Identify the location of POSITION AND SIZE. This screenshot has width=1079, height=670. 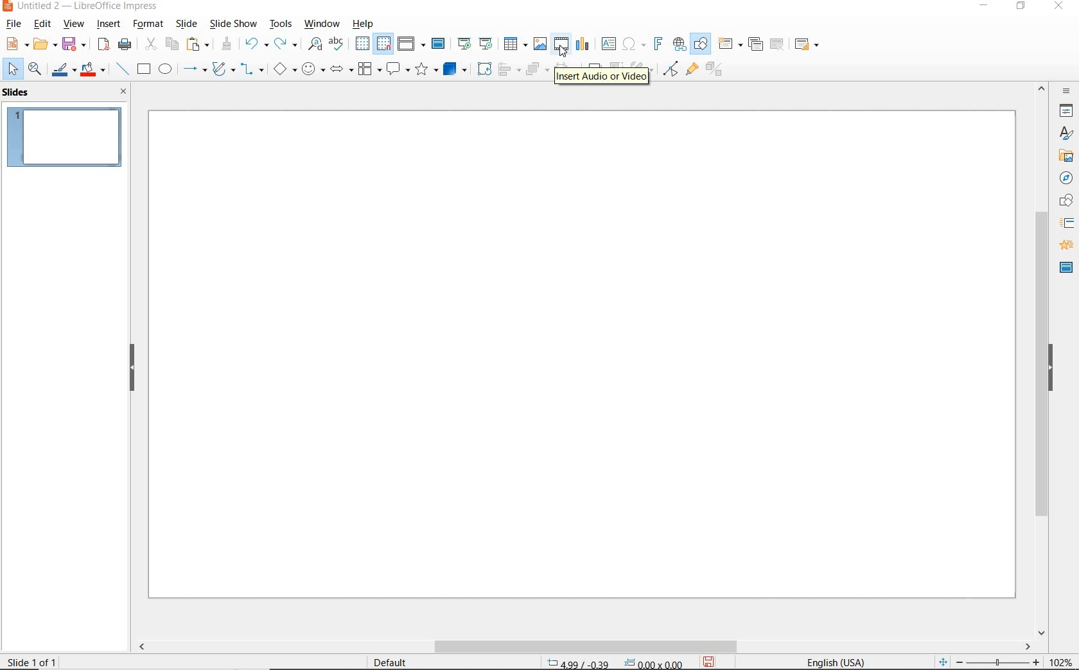
(615, 662).